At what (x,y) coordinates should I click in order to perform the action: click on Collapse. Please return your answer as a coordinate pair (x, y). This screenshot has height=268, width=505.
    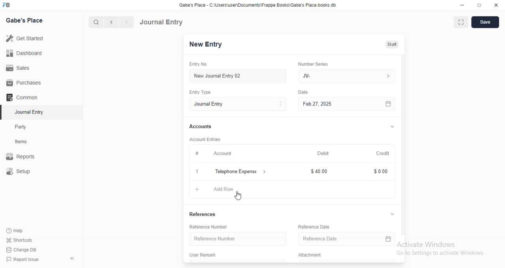
    Looking at the image, I should click on (73, 259).